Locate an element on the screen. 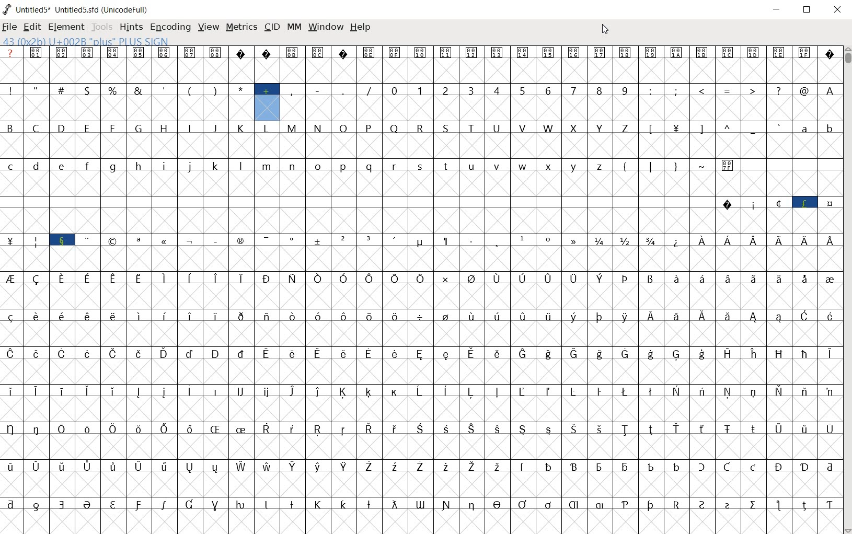 The height and width of the screenshot is (534, 852). hints is located at coordinates (130, 27).